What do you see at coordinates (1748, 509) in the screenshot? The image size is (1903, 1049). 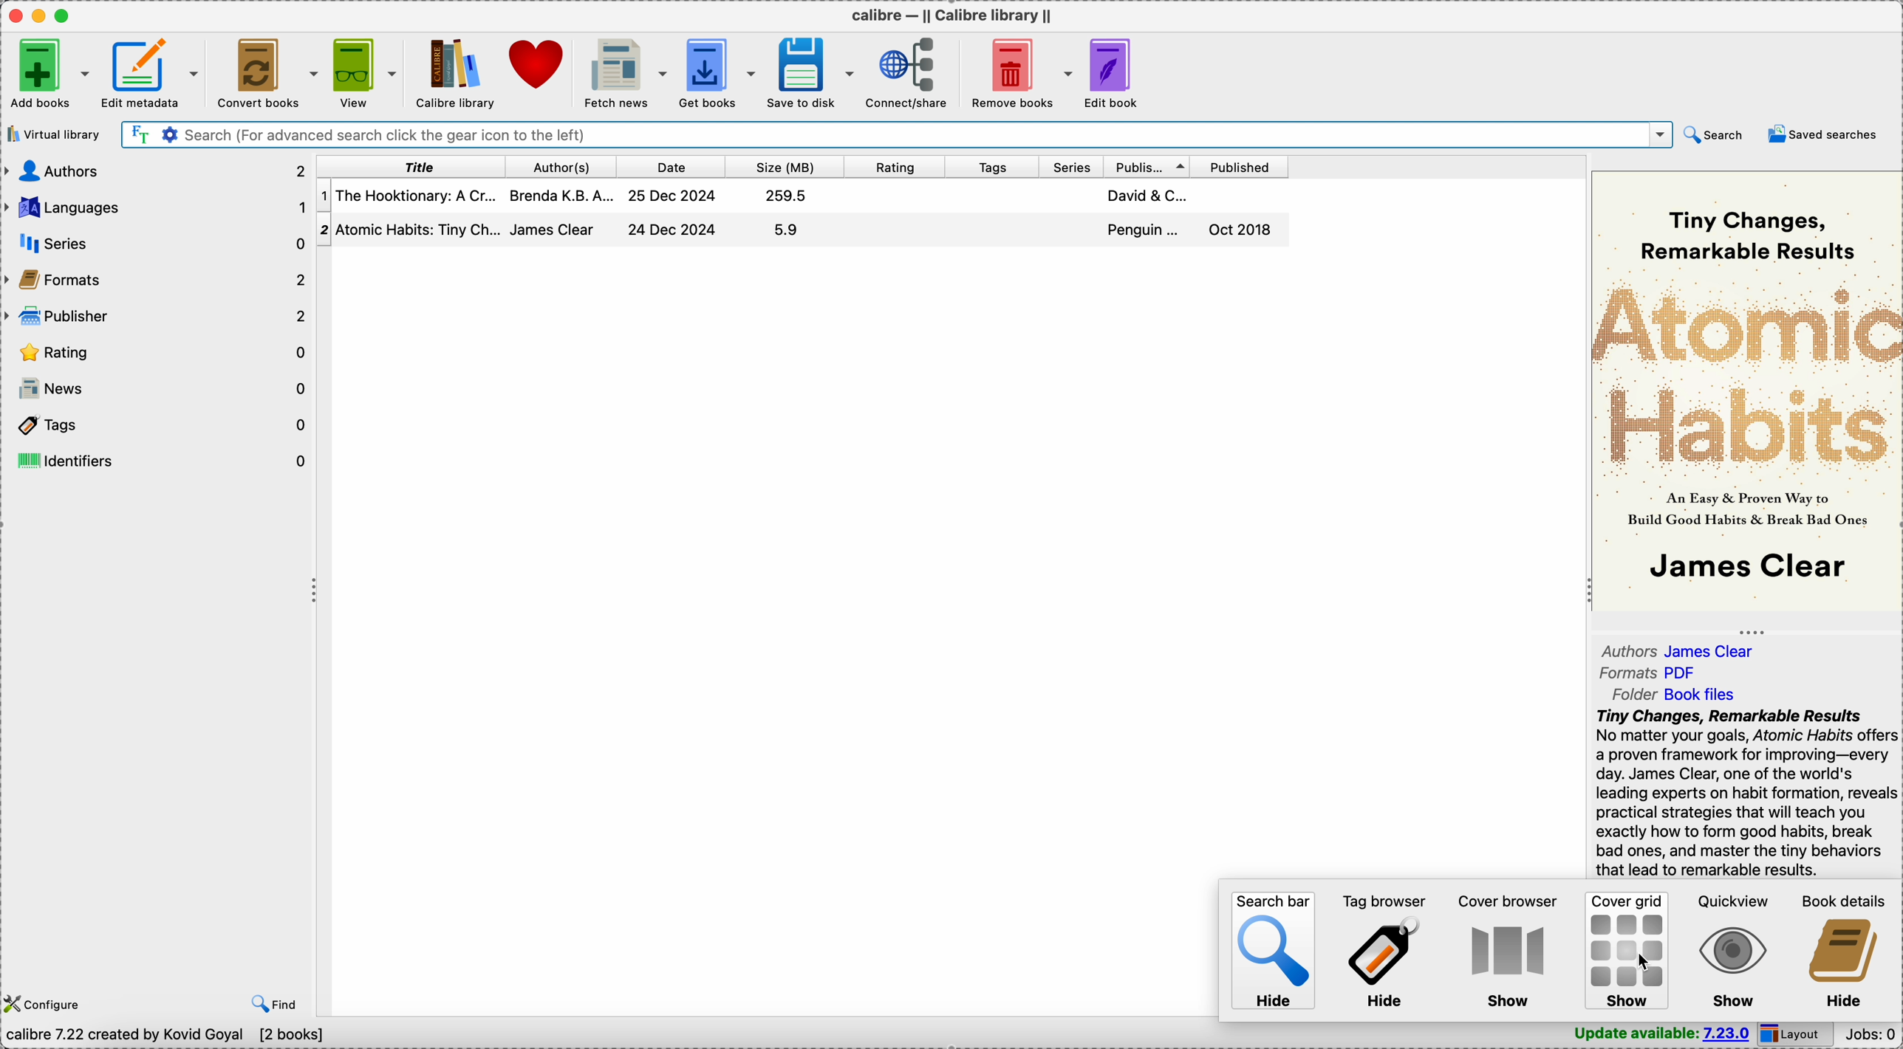 I see `an easy & proven way to build good habits & break bad ones` at bounding box center [1748, 509].